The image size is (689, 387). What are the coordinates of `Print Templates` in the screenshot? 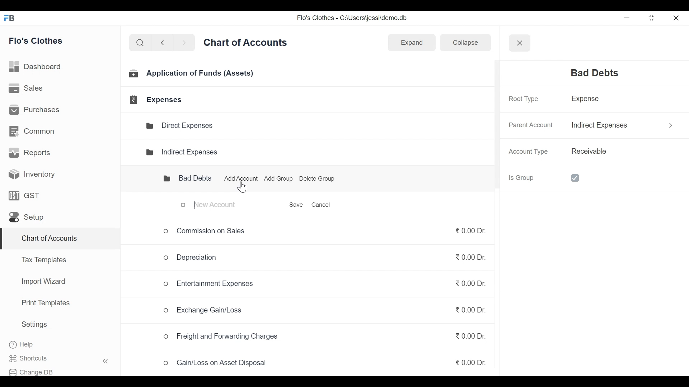 It's located at (45, 303).